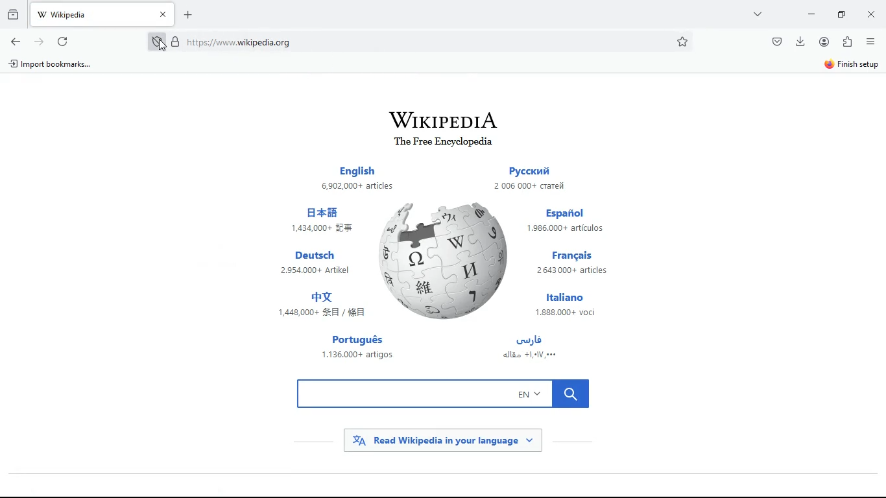 The width and height of the screenshot is (886, 498). What do you see at coordinates (41, 41) in the screenshot?
I see `forward` at bounding box center [41, 41].